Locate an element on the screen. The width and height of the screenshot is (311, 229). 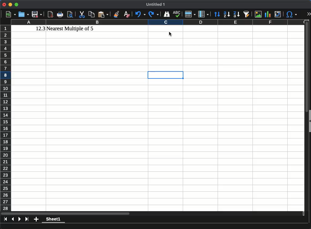
print preview is located at coordinates (71, 14).